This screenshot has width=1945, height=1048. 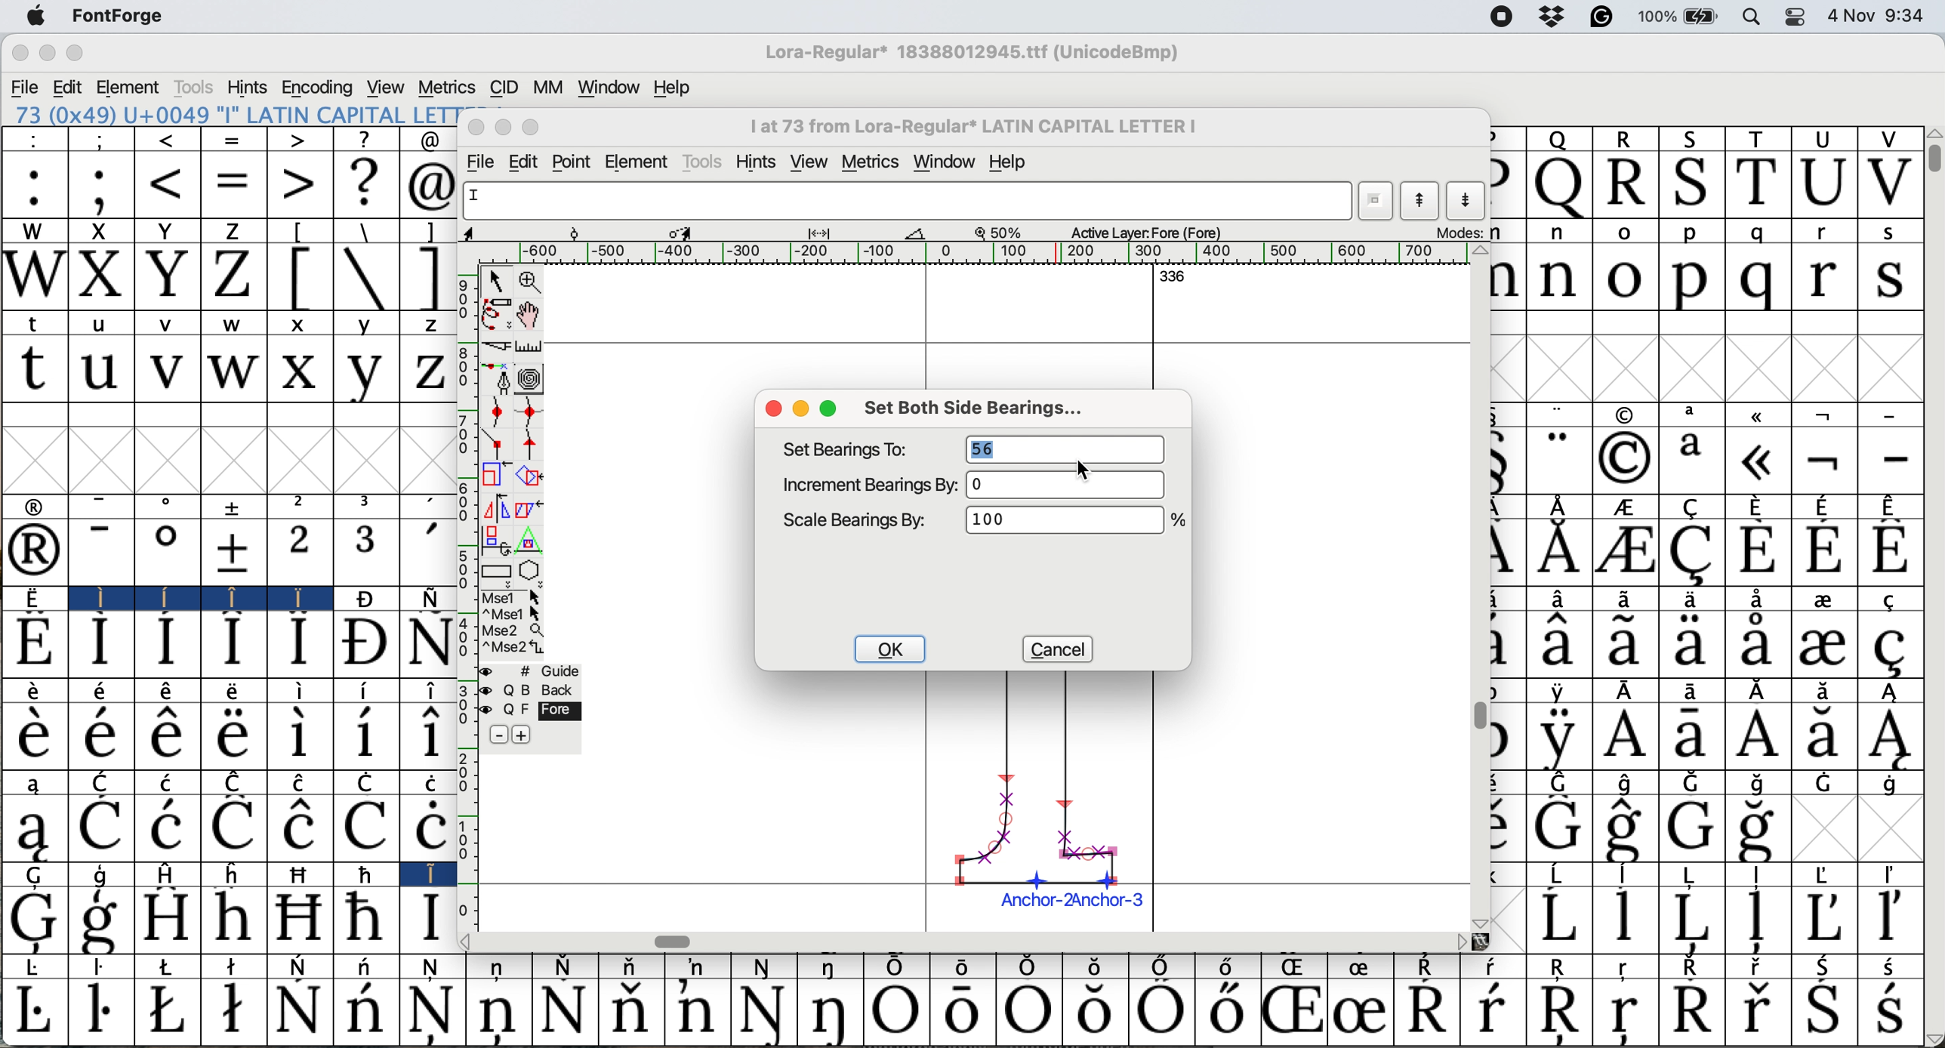 What do you see at coordinates (428, 554) in the screenshot?
I see `'` at bounding box center [428, 554].